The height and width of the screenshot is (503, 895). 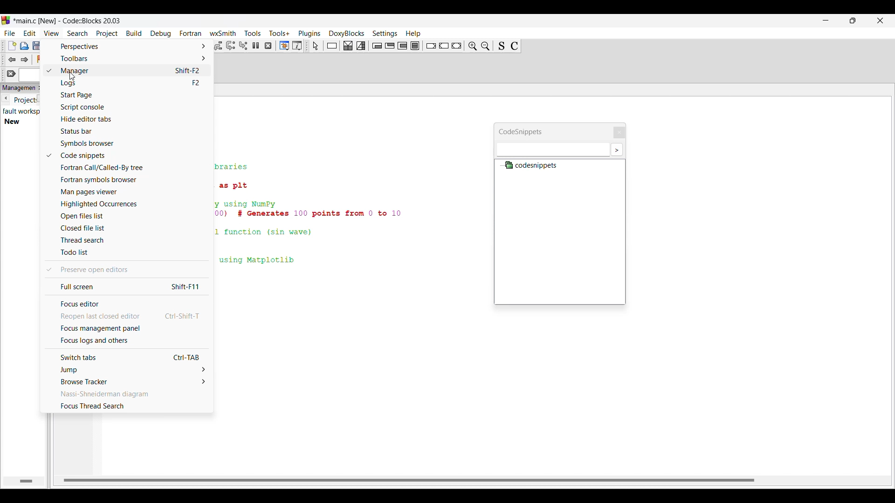 What do you see at coordinates (617, 130) in the screenshot?
I see `Close` at bounding box center [617, 130].